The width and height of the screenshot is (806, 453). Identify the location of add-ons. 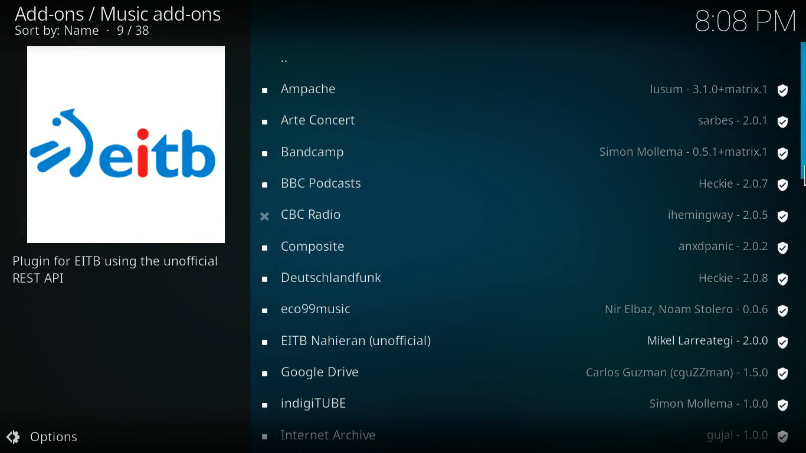
(316, 121).